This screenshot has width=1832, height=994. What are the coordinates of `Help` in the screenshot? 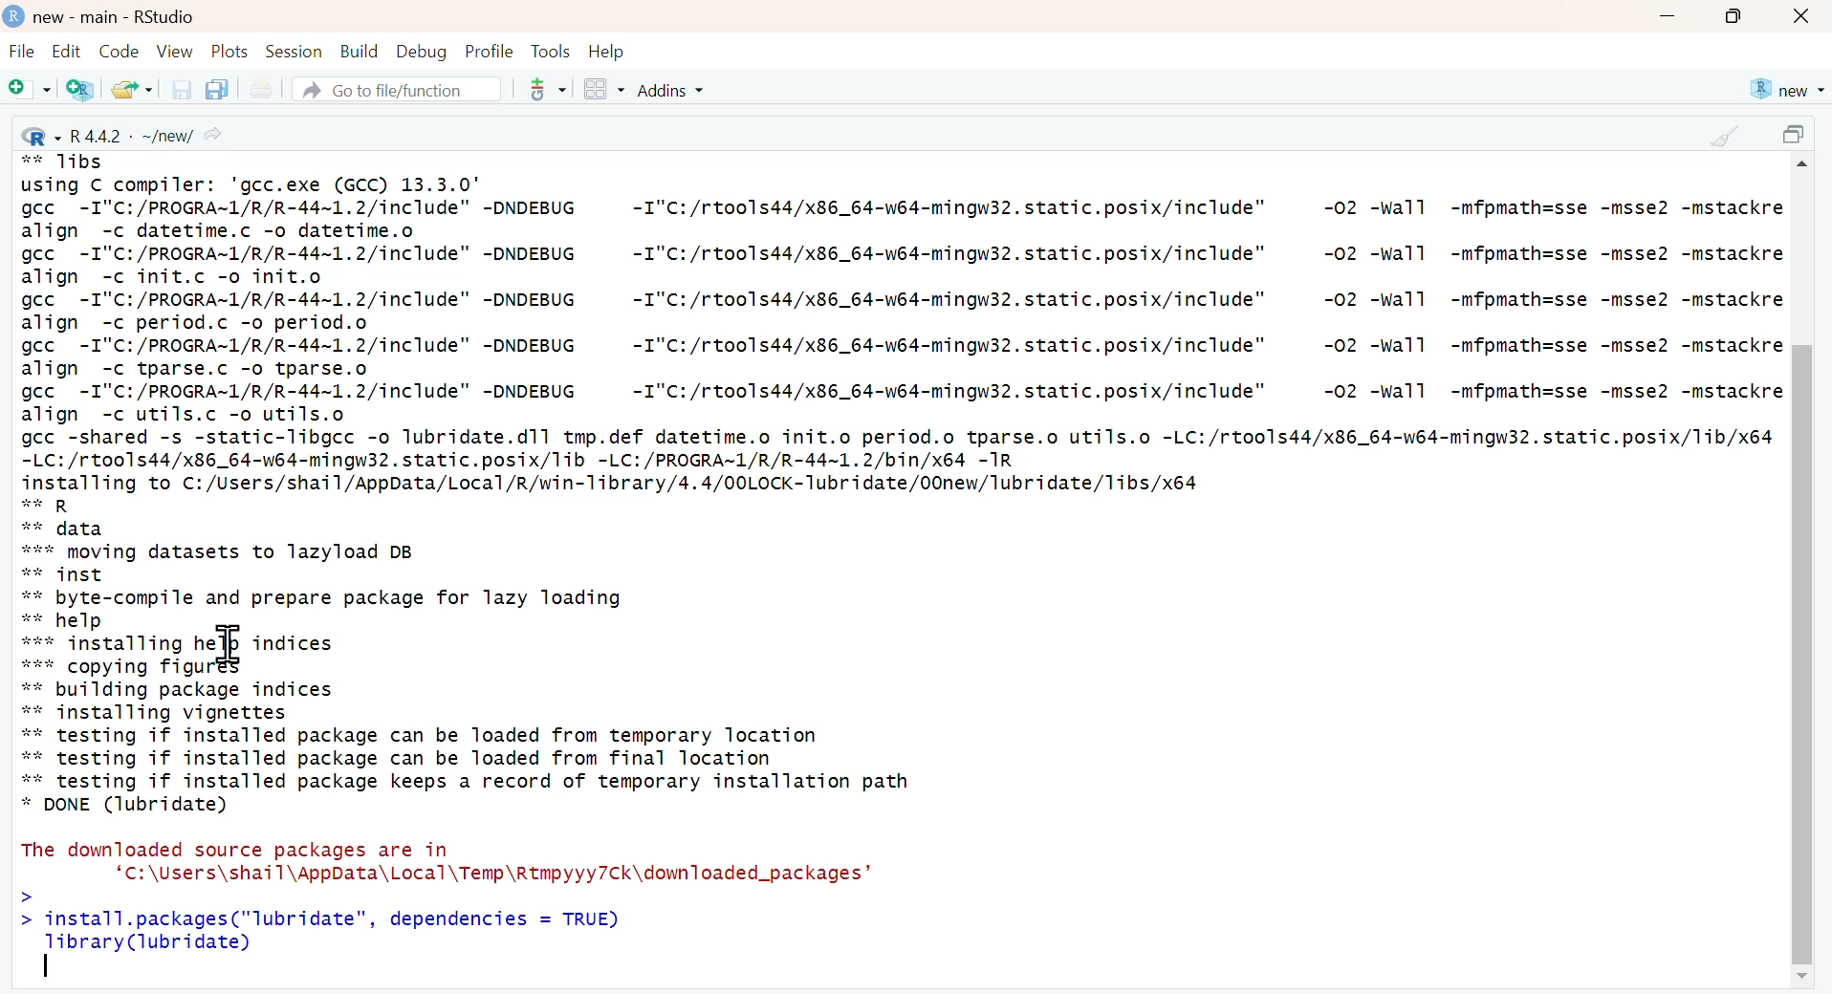 It's located at (607, 52).